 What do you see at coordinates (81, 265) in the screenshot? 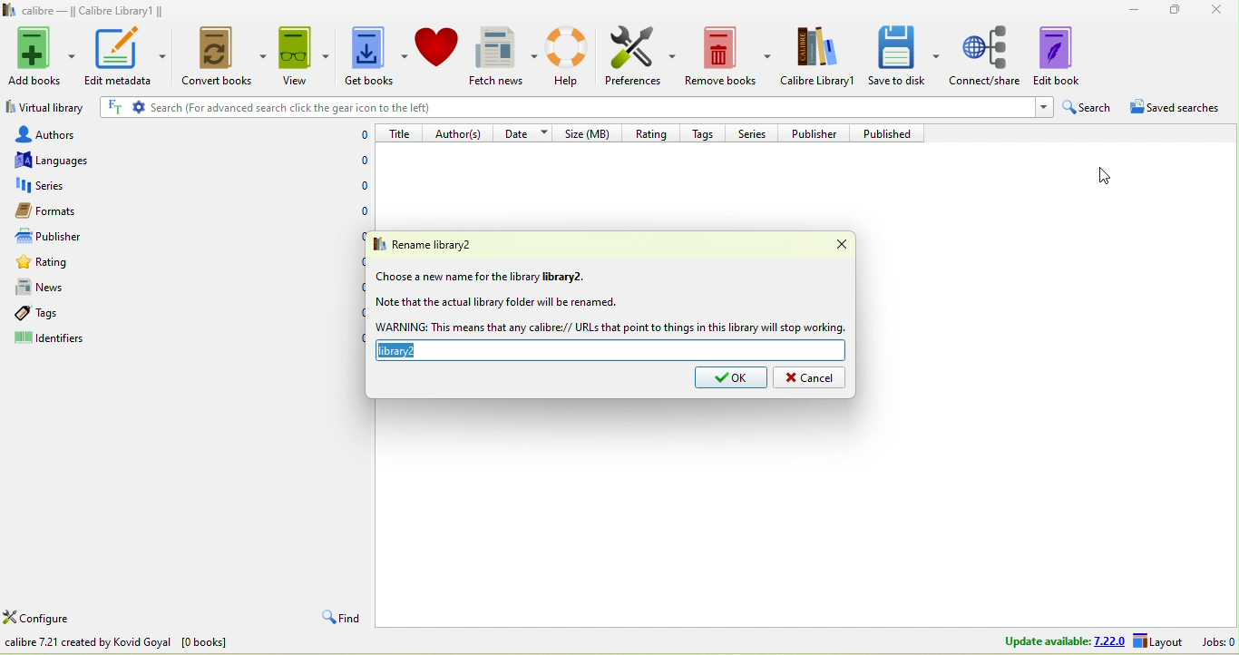
I see `rating` at bounding box center [81, 265].